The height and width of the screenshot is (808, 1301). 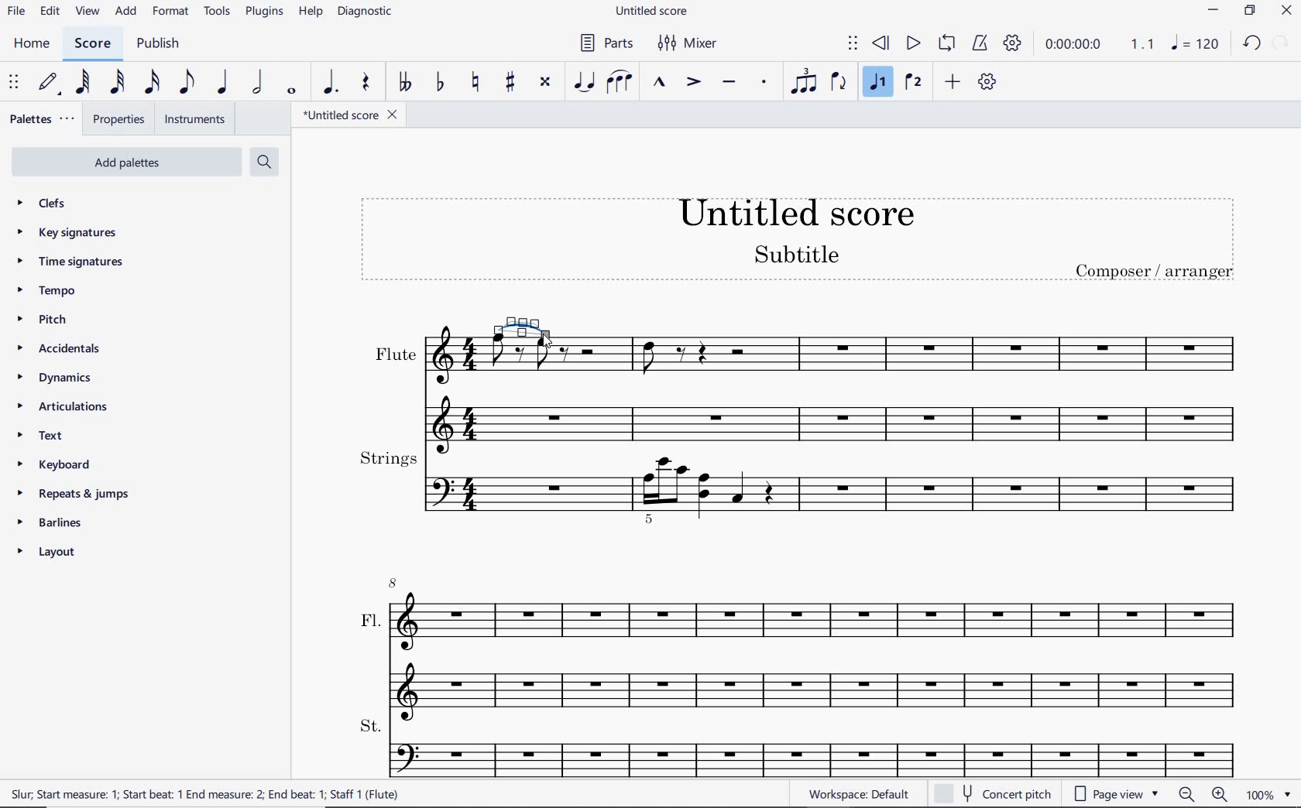 I want to click on TOGGLE FLAT, so click(x=439, y=84).